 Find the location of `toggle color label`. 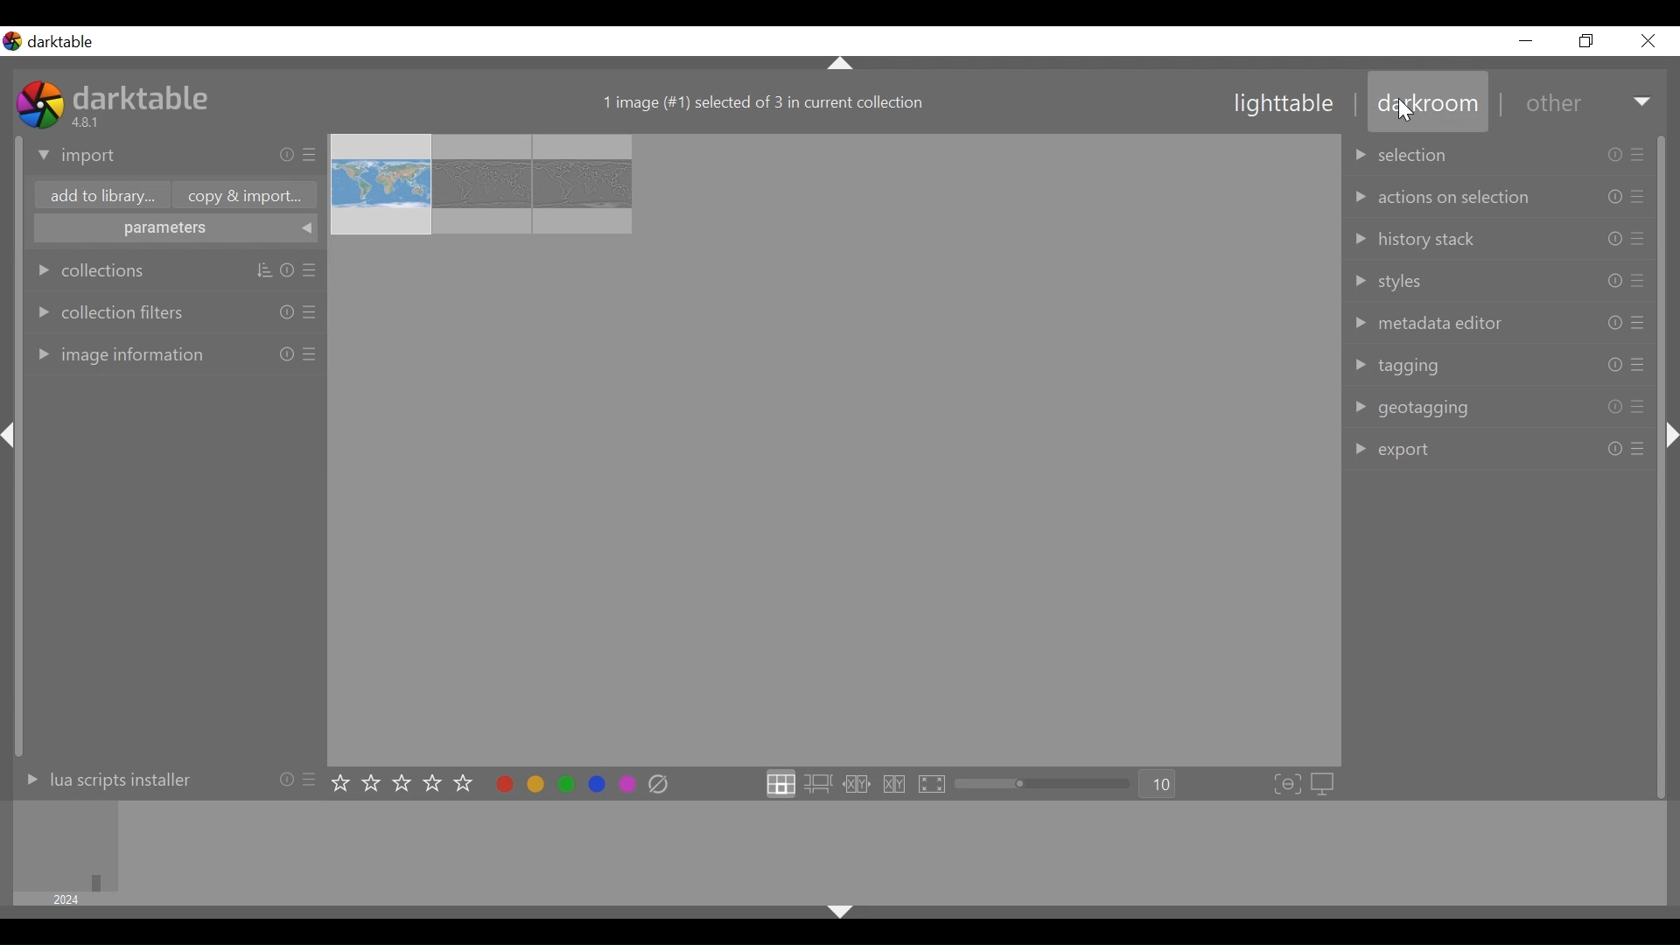

toggle color label is located at coordinates (563, 785).